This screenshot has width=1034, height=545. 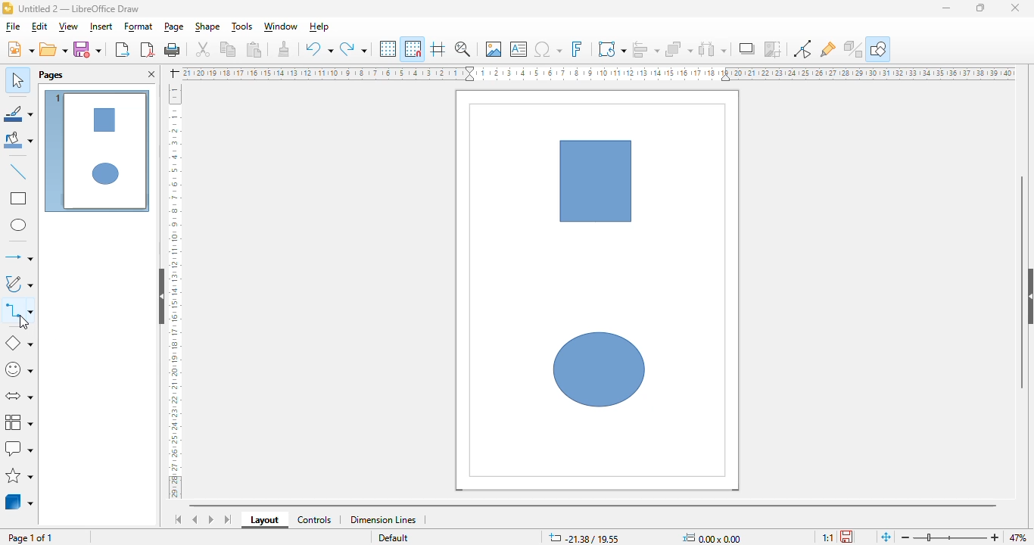 I want to click on show draw functions, so click(x=880, y=48).